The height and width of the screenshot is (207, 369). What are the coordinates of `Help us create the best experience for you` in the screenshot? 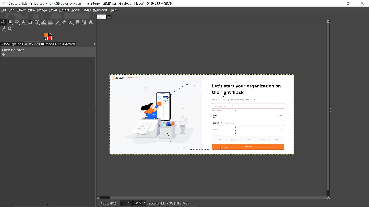 It's located at (234, 100).